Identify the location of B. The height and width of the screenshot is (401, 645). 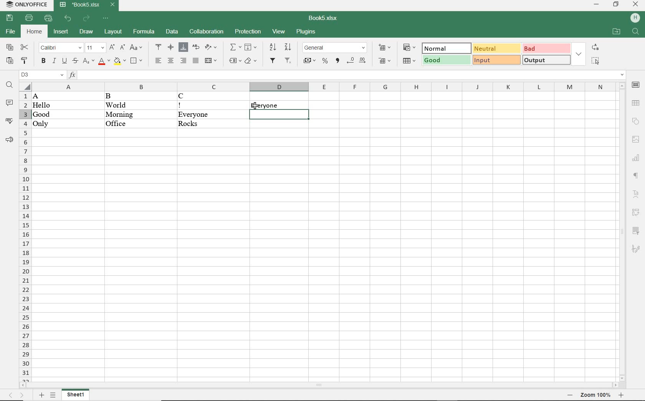
(116, 96).